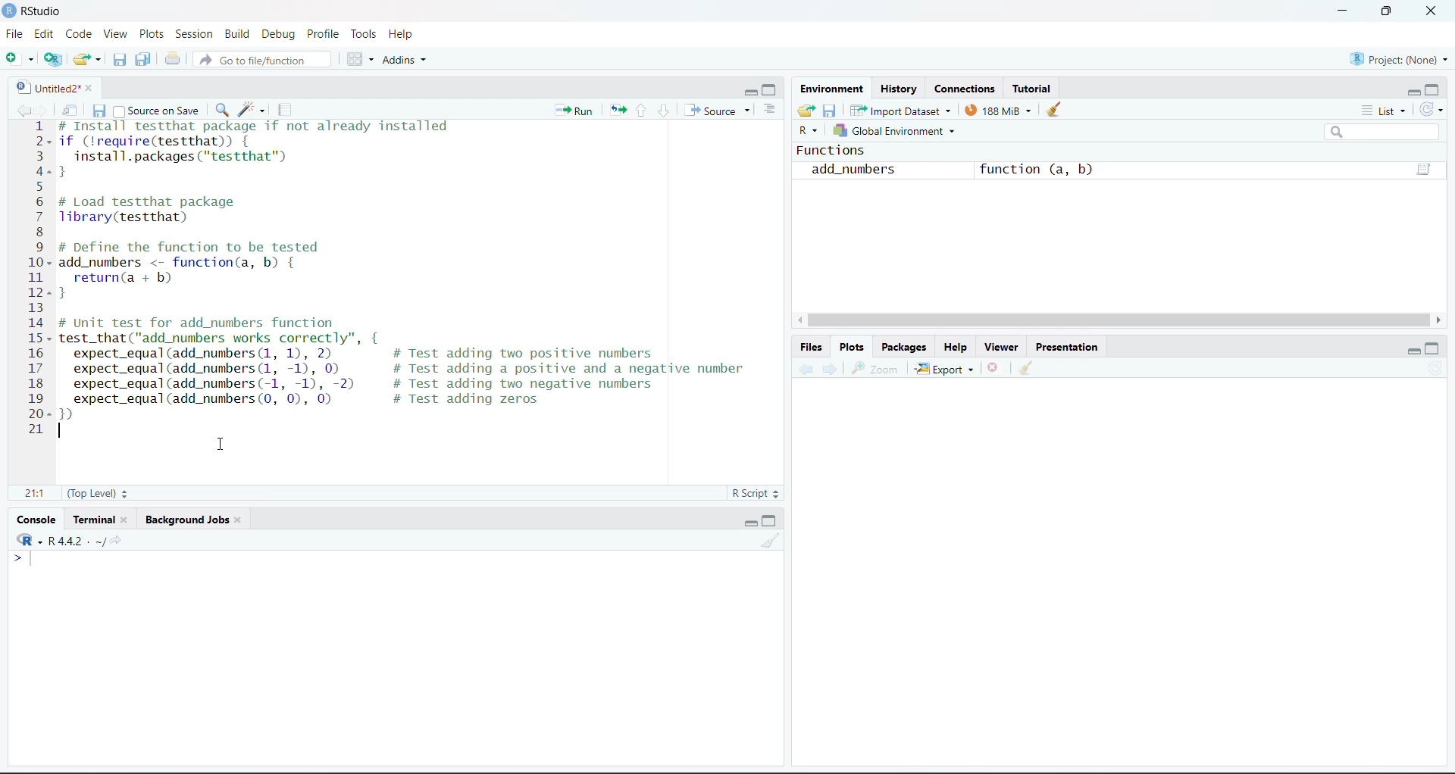 The image size is (1455, 774). I want to click on save current document, so click(123, 59).